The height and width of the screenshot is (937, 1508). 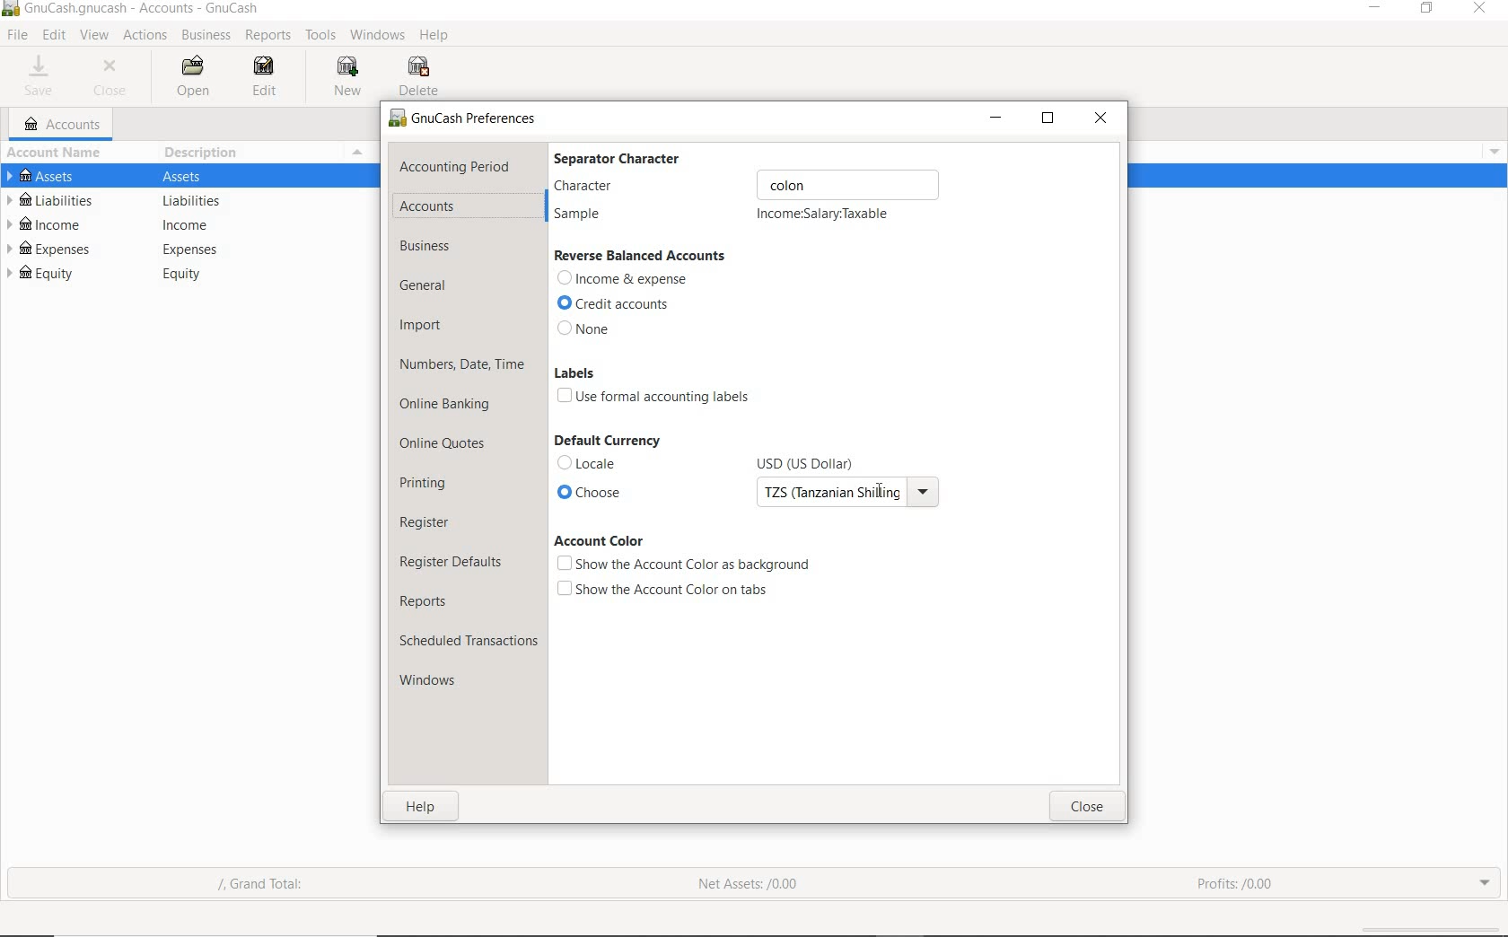 I want to click on Income & expense, so click(x=624, y=280).